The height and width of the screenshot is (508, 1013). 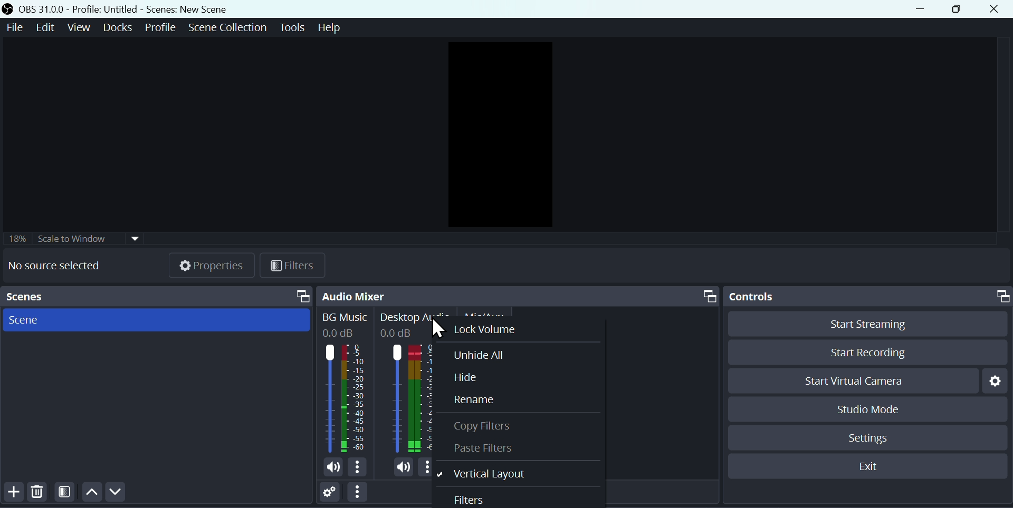 I want to click on OBS 31.0.0 Profile: Untitled - Scenes: New Scene, so click(x=130, y=7).